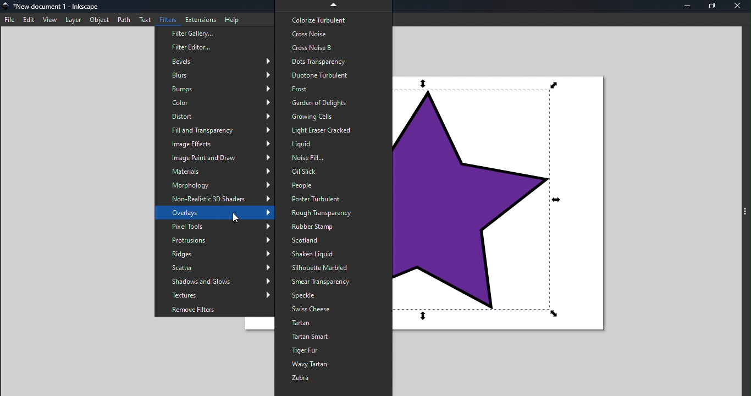  Describe the element at coordinates (329, 34) in the screenshot. I see `Cross noise` at that location.